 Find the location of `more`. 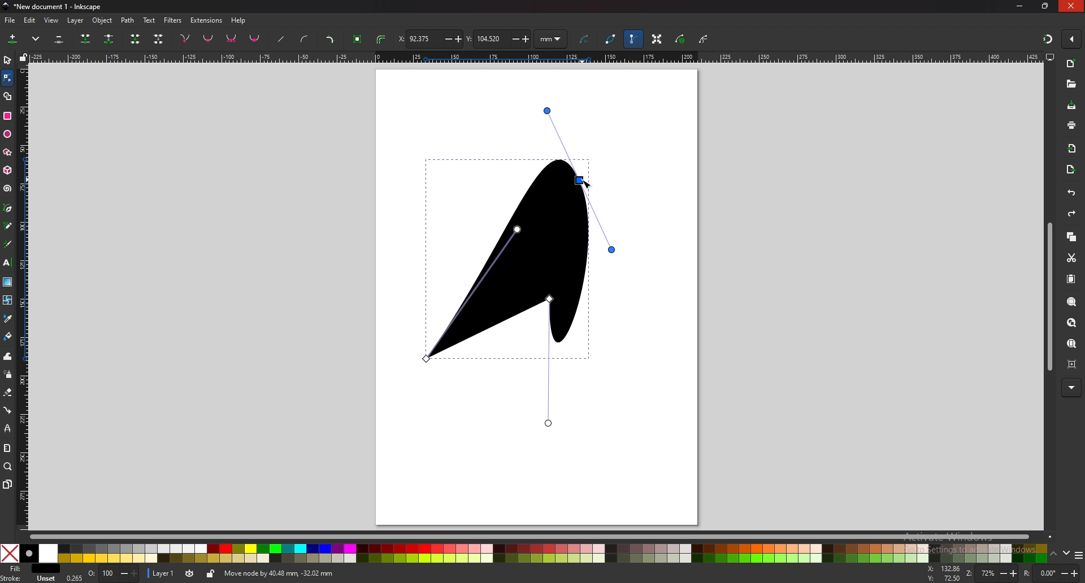

more is located at coordinates (1071, 387).